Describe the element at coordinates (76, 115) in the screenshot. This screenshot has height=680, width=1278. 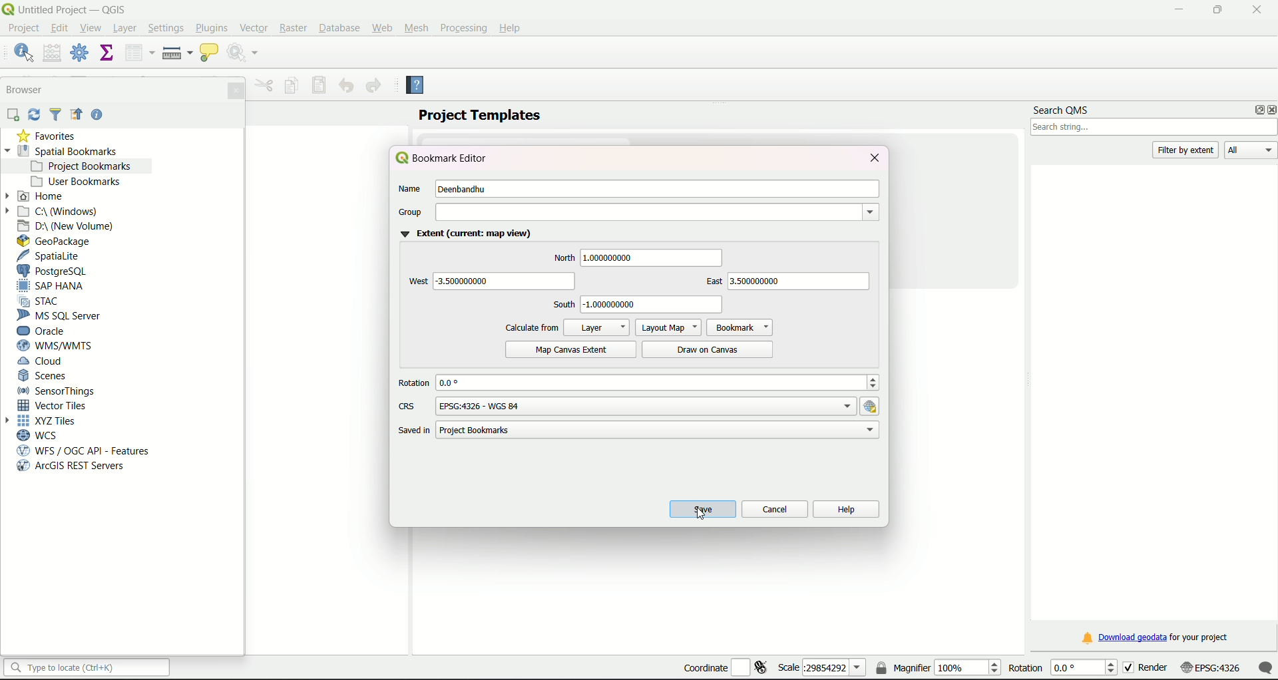
I see `Icon` at that location.